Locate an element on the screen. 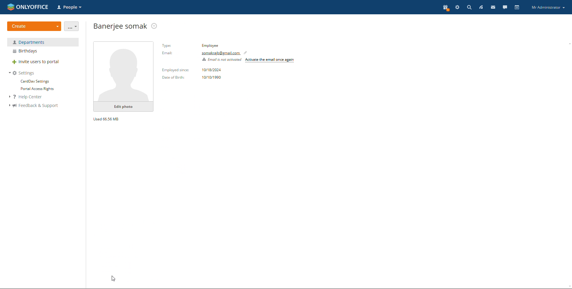 This screenshot has width=572, height=289. invite users to portal is located at coordinates (43, 62).